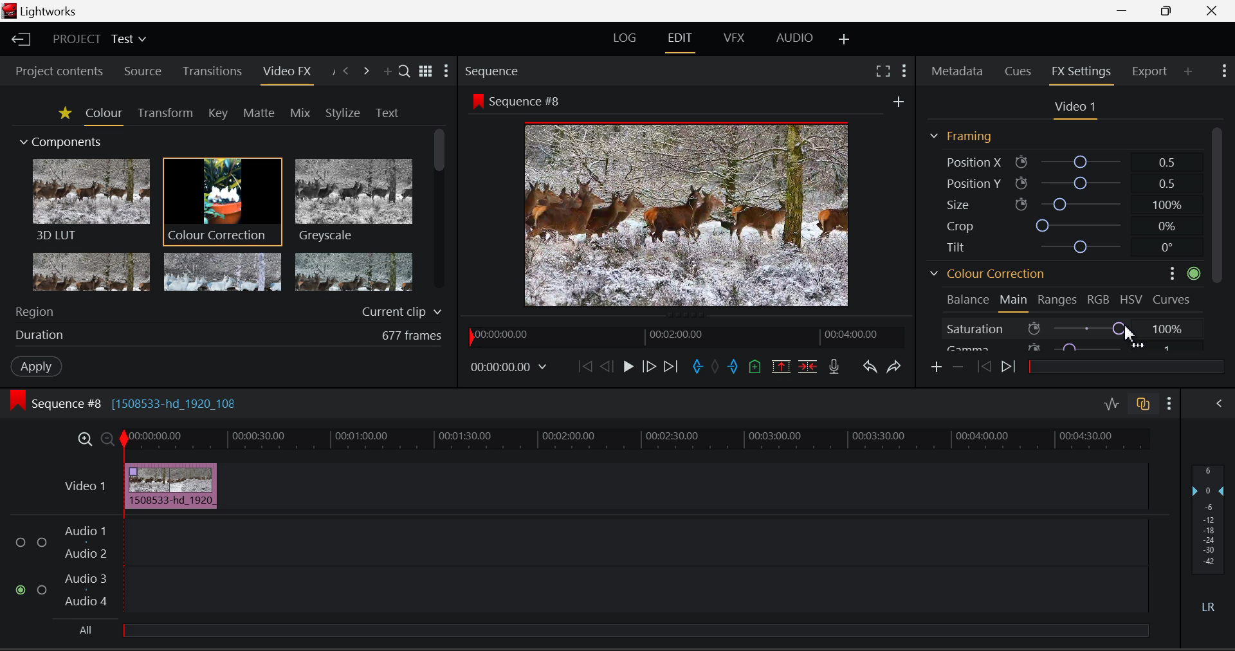 The height and width of the screenshot is (651, 1235). Describe the element at coordinates (790, 39) in the screenshot. I see `AUDIO Layout` at that location.